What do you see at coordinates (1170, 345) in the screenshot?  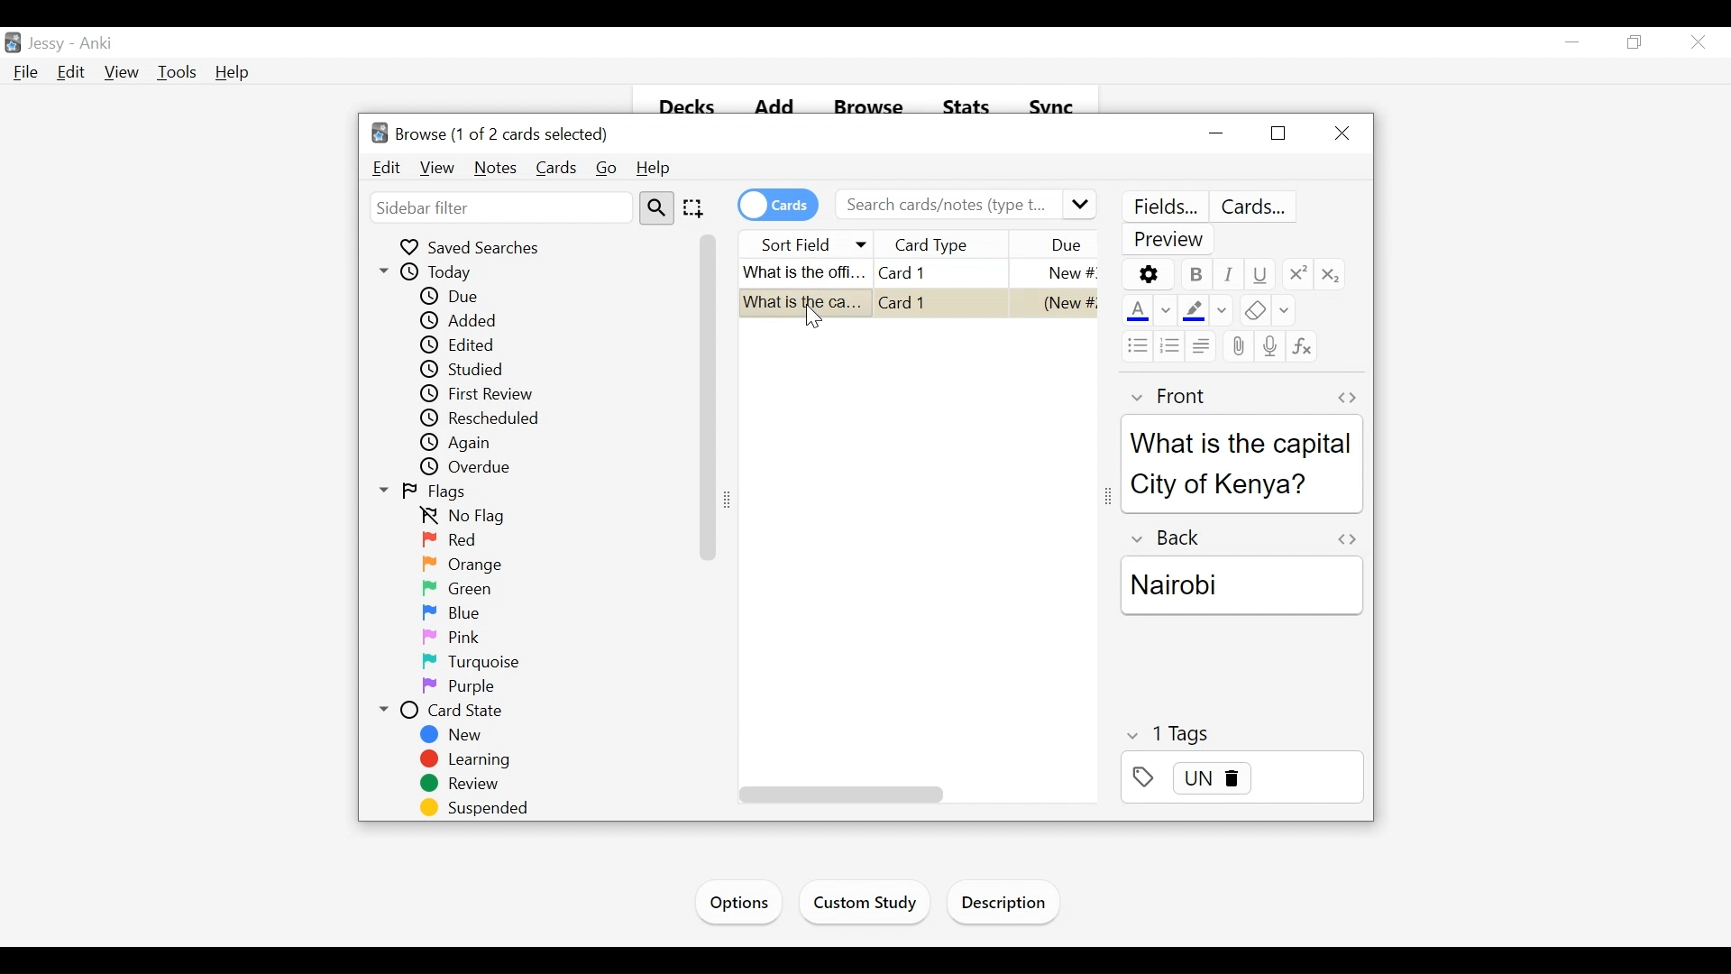 I see `Ordered list` at bounding box center [1170, 345].